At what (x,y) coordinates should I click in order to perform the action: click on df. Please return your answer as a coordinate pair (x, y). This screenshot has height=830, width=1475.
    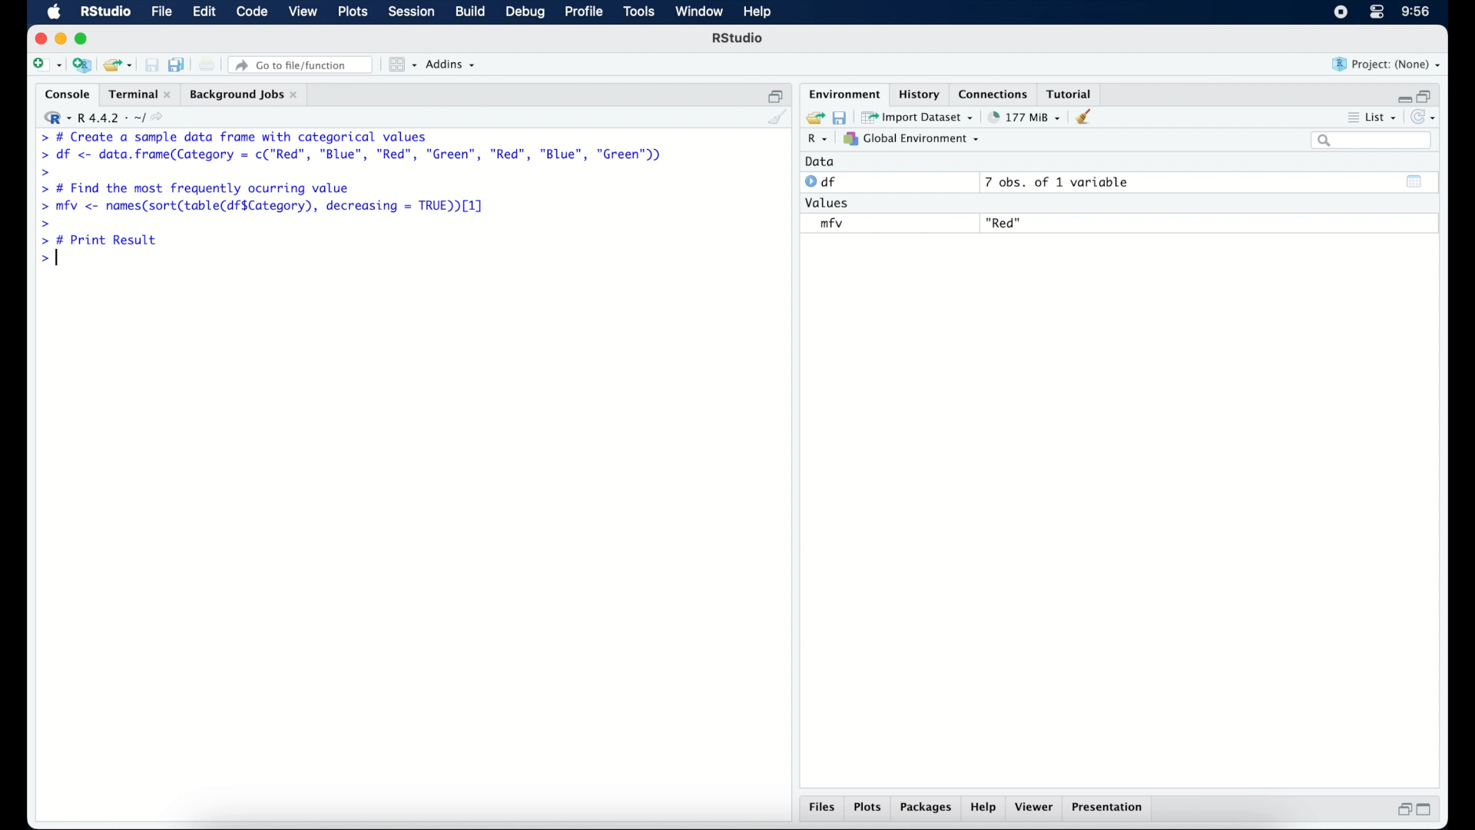
    Looking at the image, I should click on (822, 182).